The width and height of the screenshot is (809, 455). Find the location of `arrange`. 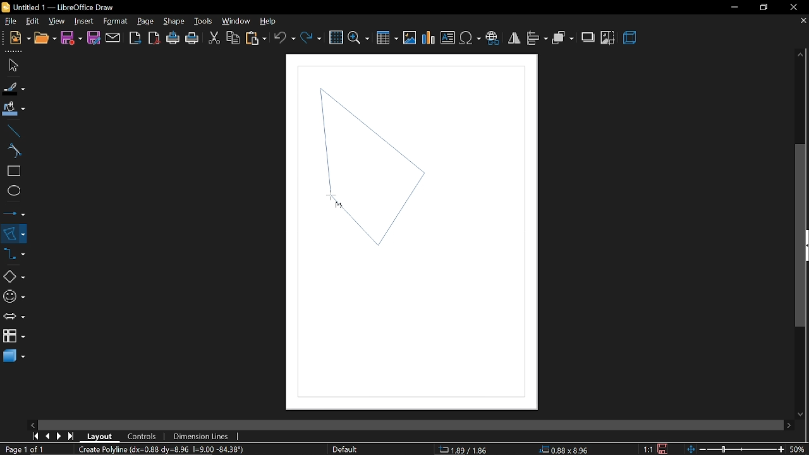

arrange is located at coordinates (563, 37).